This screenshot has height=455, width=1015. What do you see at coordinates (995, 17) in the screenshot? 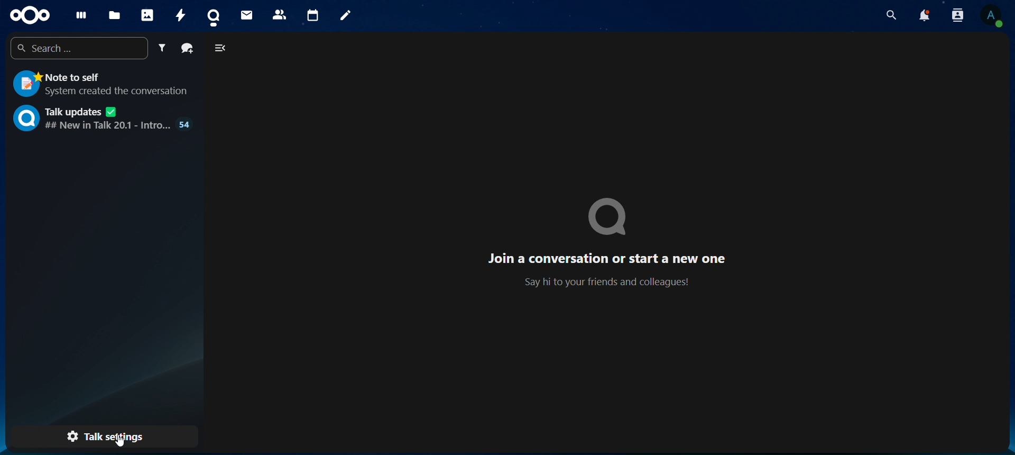
I see `profile` at bounding box center [995, 17].